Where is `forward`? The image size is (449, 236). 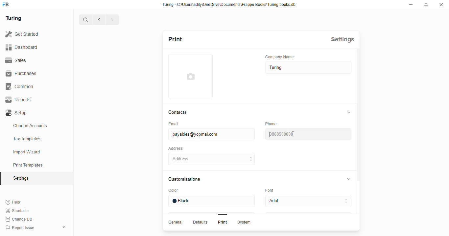
forward is located at coordinates (113, 19).